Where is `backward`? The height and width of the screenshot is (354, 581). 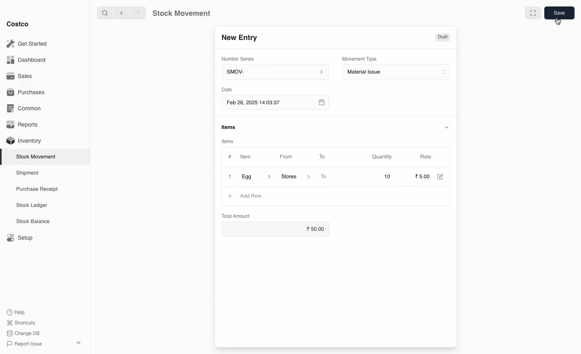 backward is located at coordinates (123, 13).